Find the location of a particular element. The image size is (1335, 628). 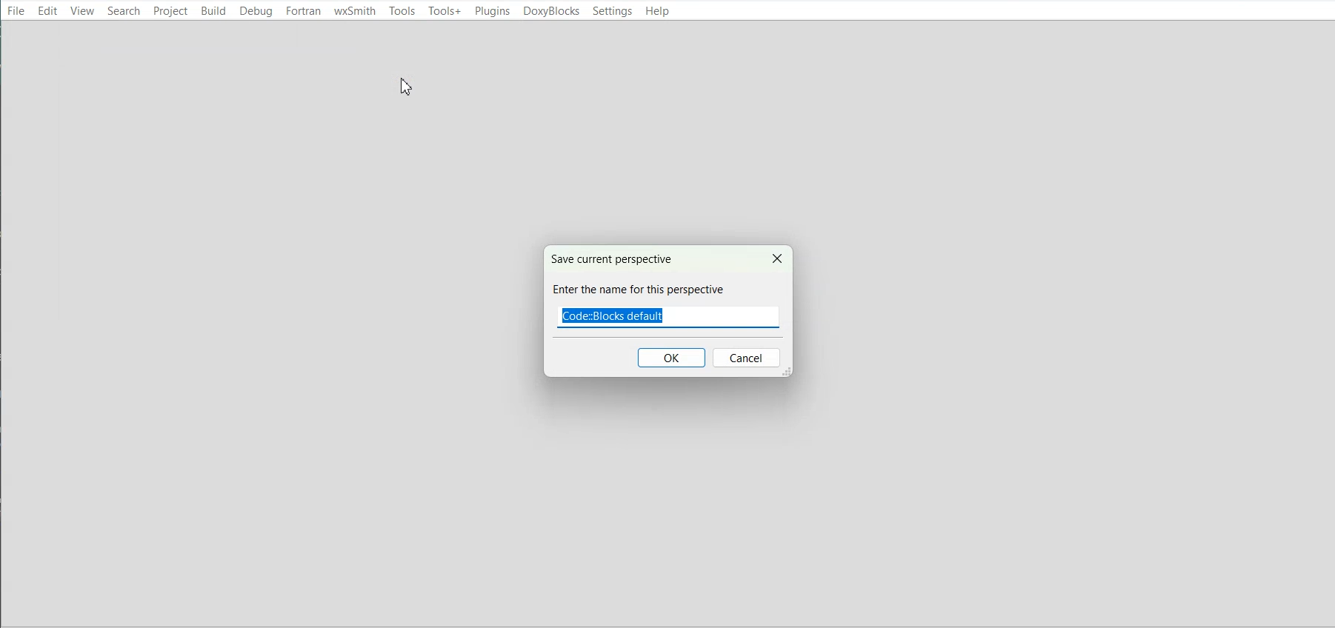

File is located at coordinates (16, 10).